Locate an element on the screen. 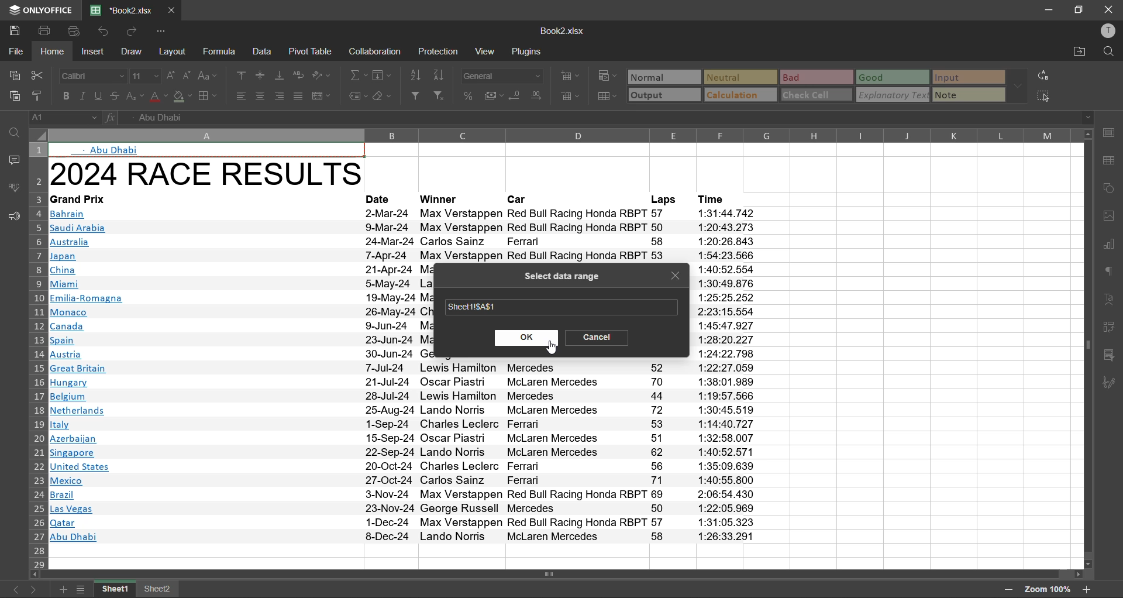  font color is located at coordinates (156, 98).